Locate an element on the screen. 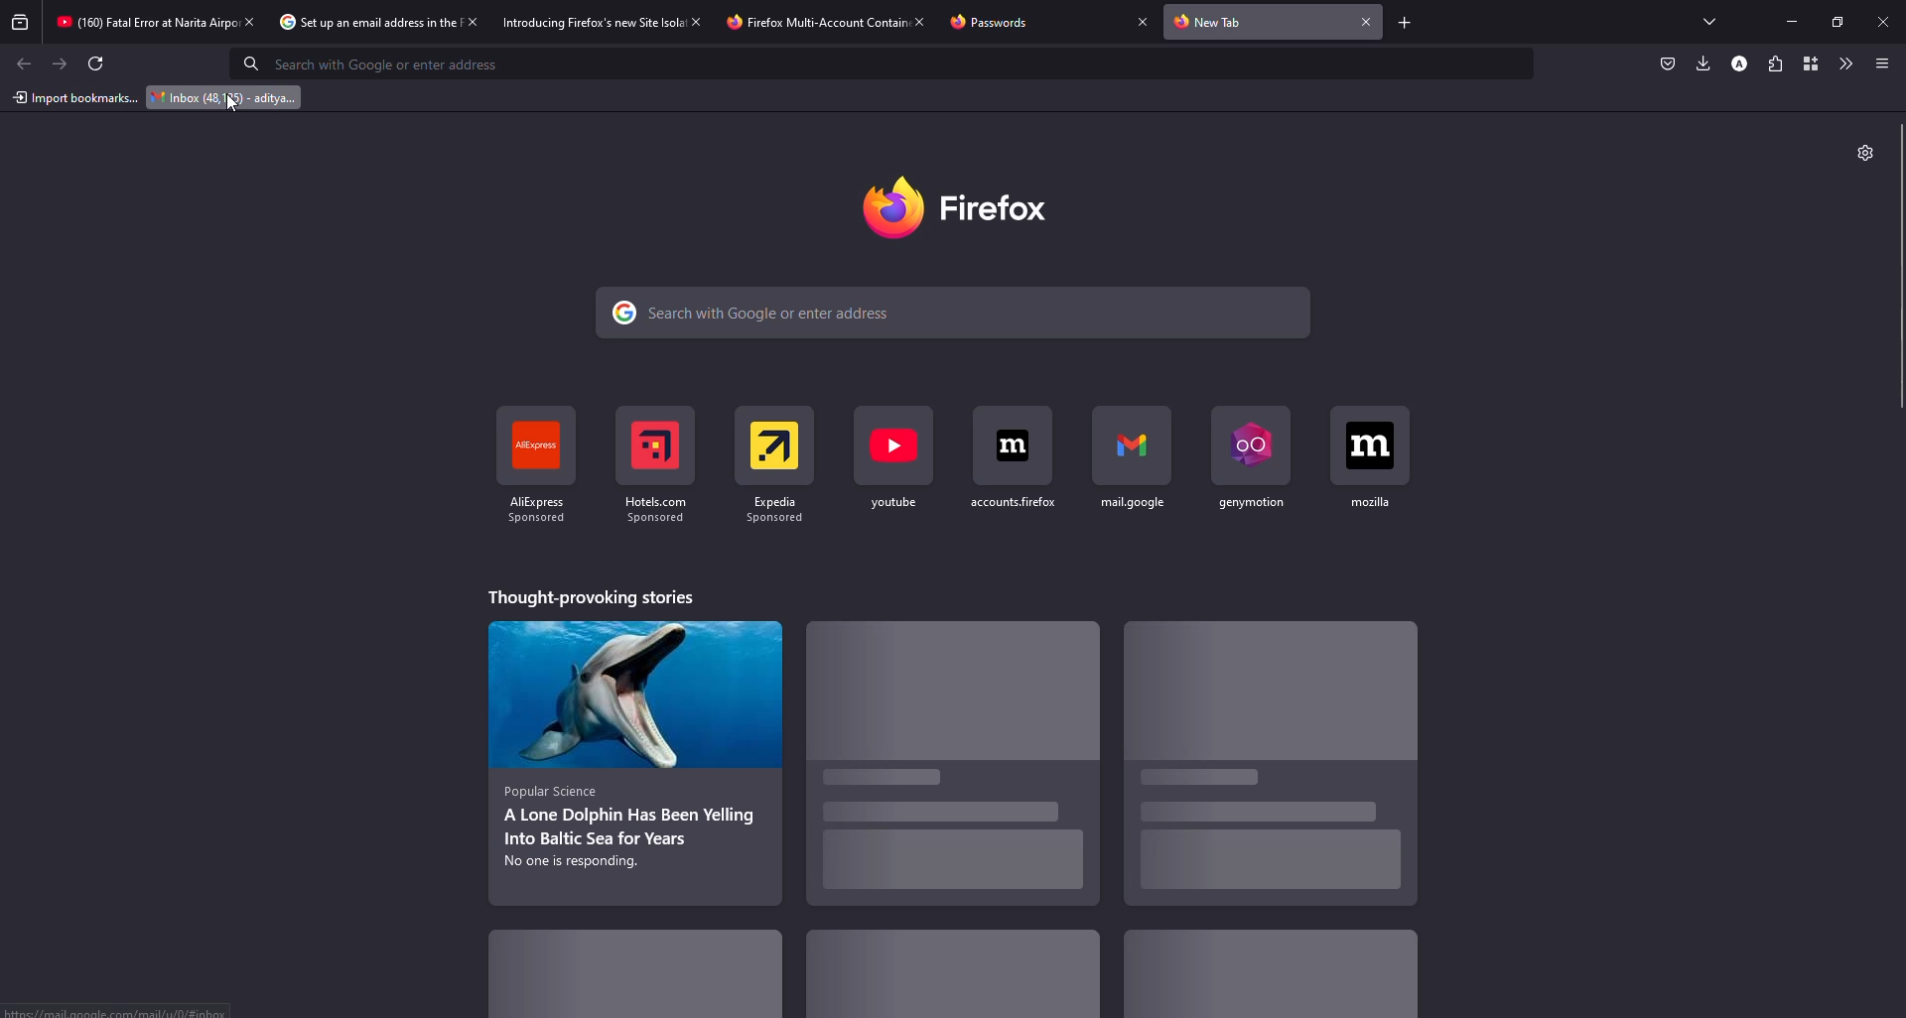 The width and height of the screenshot is (1906, 1018). search is located at coordinates (376, 63).